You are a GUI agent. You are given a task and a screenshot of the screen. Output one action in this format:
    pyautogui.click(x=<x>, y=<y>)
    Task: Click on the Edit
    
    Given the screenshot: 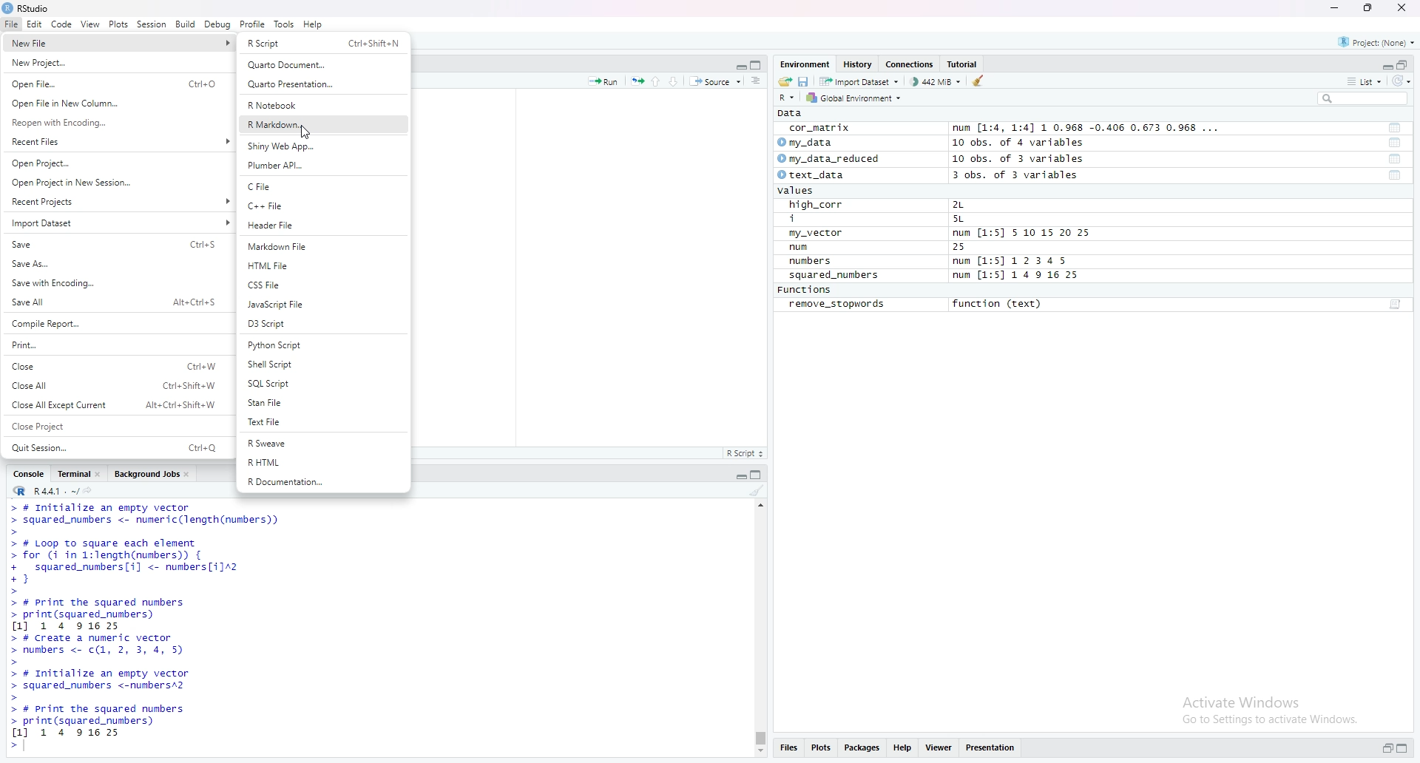 What is the action you would take?
    pyautogui.click(x=33, y=24)
    